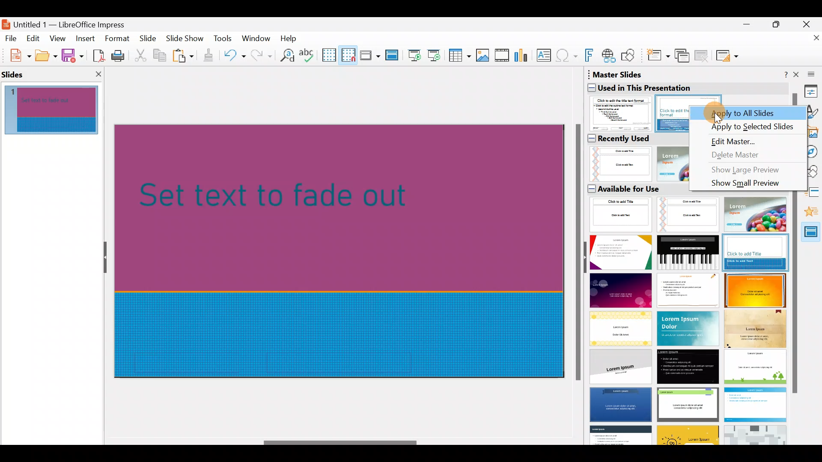  I want to click on Insert text box, so click(545, 56).